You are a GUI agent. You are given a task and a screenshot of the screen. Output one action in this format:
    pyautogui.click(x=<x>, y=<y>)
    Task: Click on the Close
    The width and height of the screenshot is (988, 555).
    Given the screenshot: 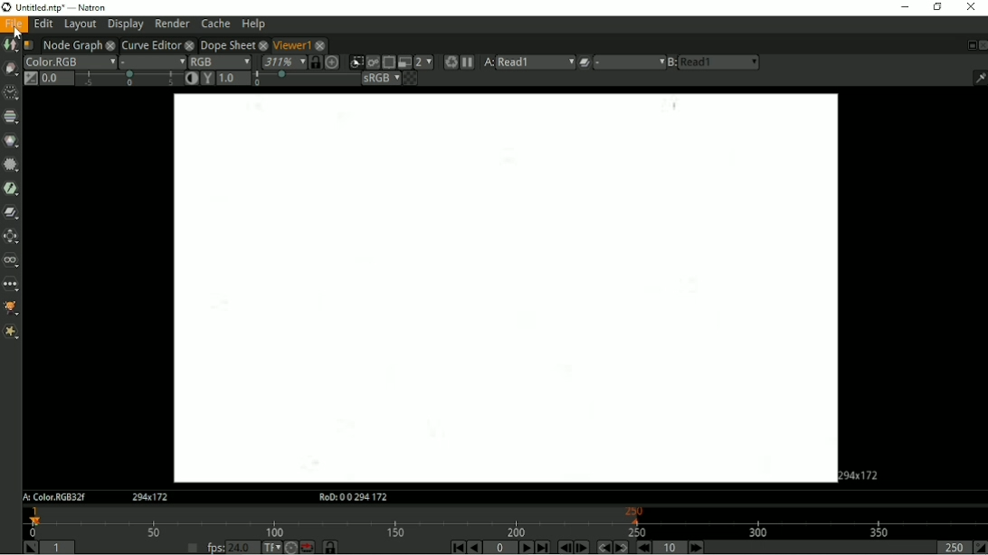 What is the action you would take?
    pyautogui.click(x=971, y=7)
    